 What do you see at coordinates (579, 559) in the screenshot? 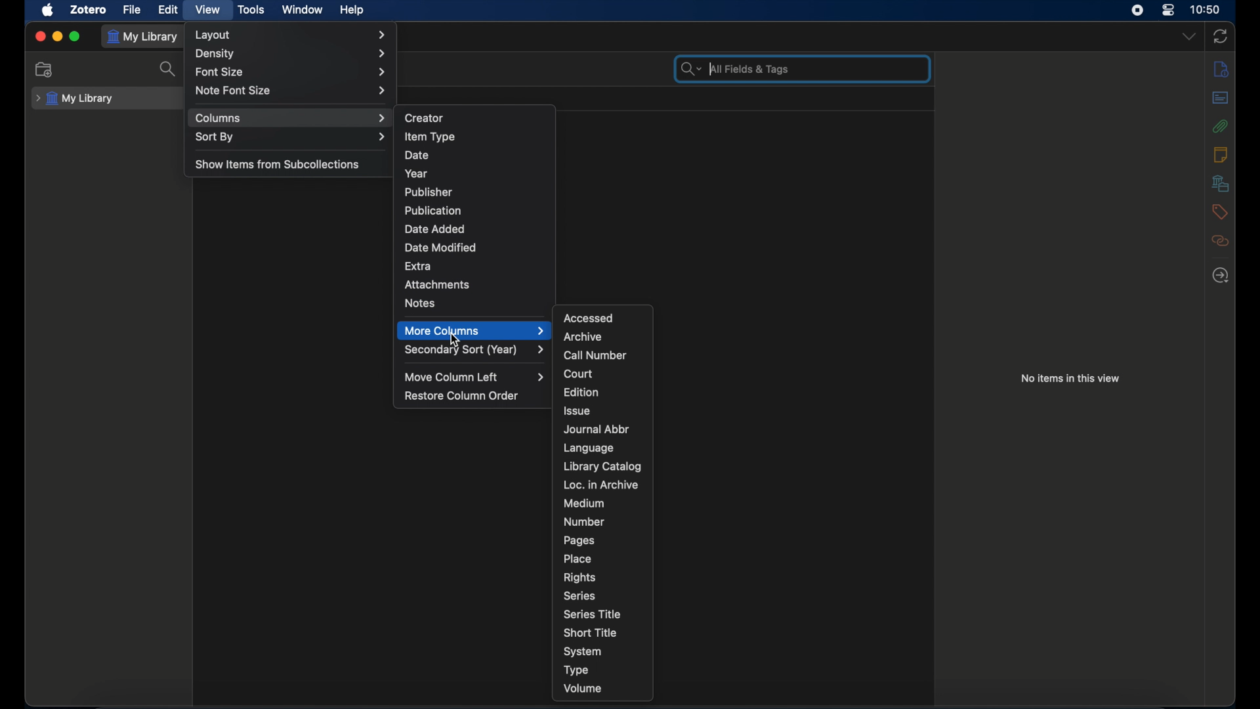
I see `place` at bounding box center [579, 559].